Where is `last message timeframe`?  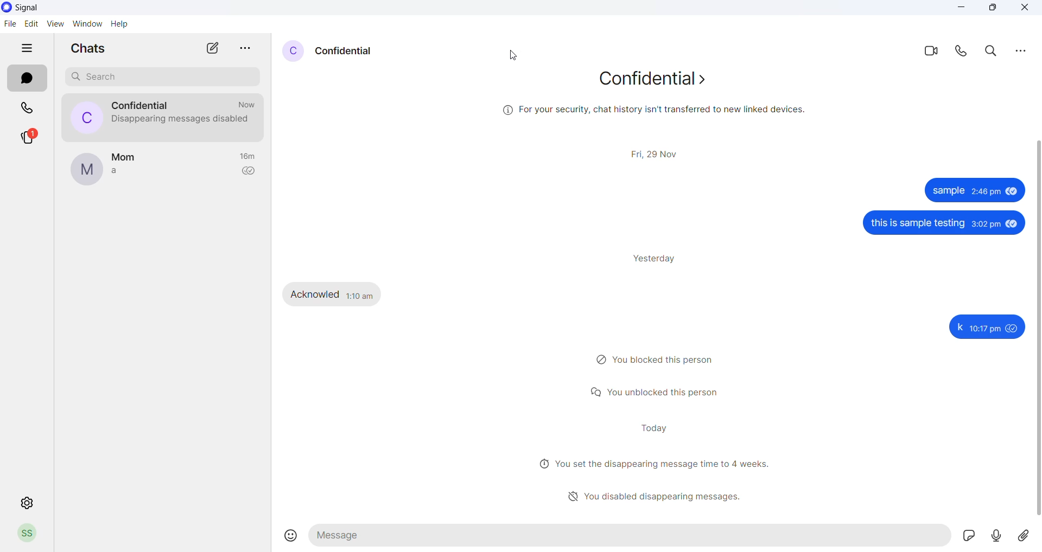 last message timeframe is located at coordinates (247, 105).